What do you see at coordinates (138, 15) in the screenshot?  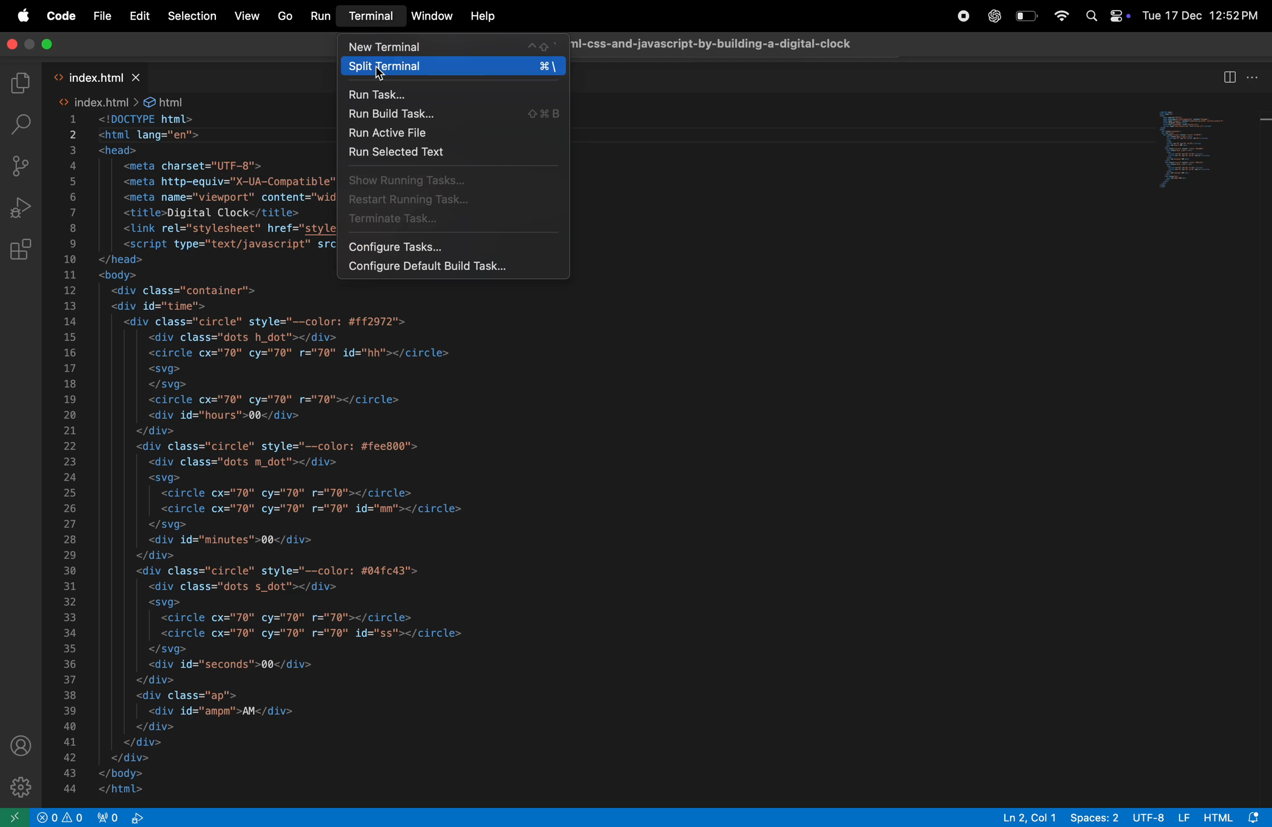 I see `Edit` at bounding box center [138, 15].